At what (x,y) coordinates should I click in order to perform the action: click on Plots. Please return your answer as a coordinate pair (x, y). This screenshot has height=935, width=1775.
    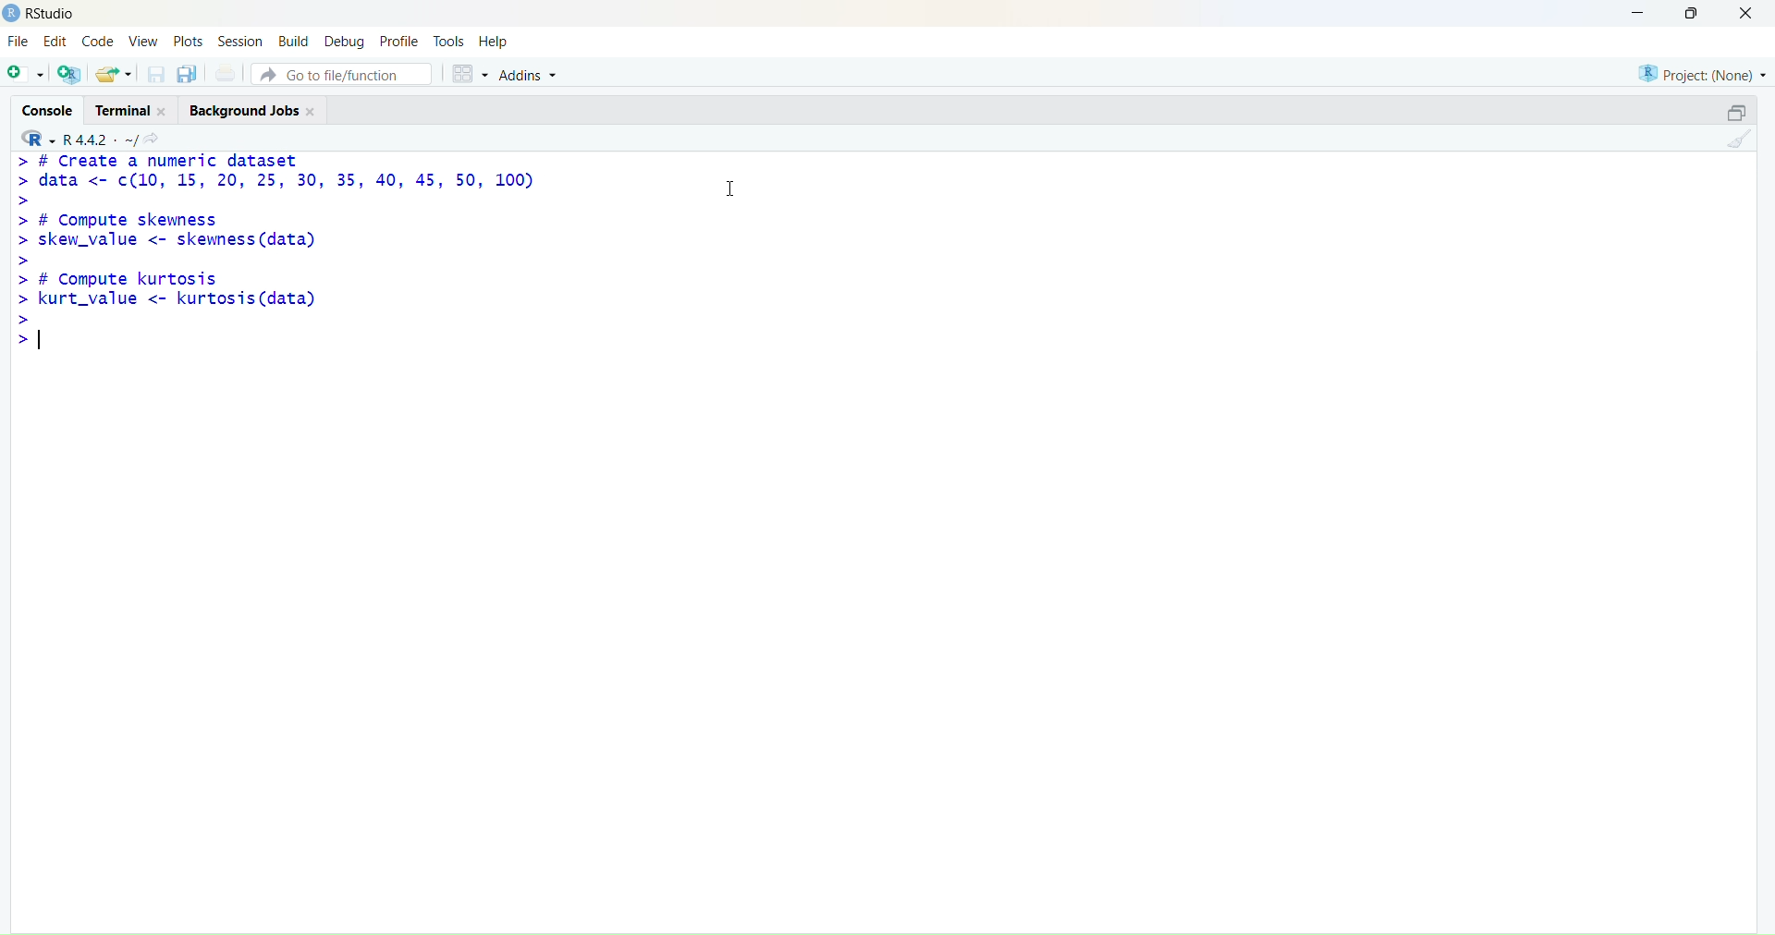
    Looking at the image, I should click on (189, 42).